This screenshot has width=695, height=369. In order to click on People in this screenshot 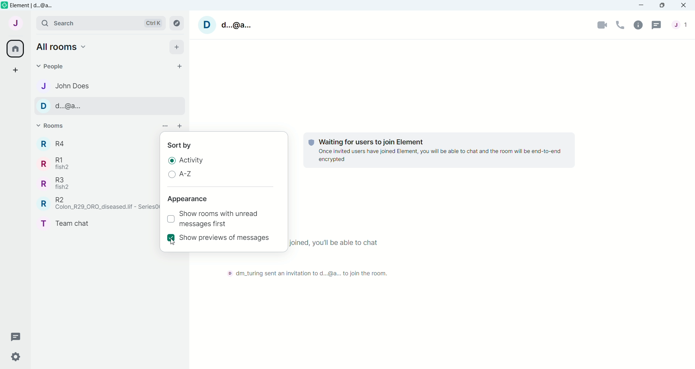, I will do `click(54, 66)`.